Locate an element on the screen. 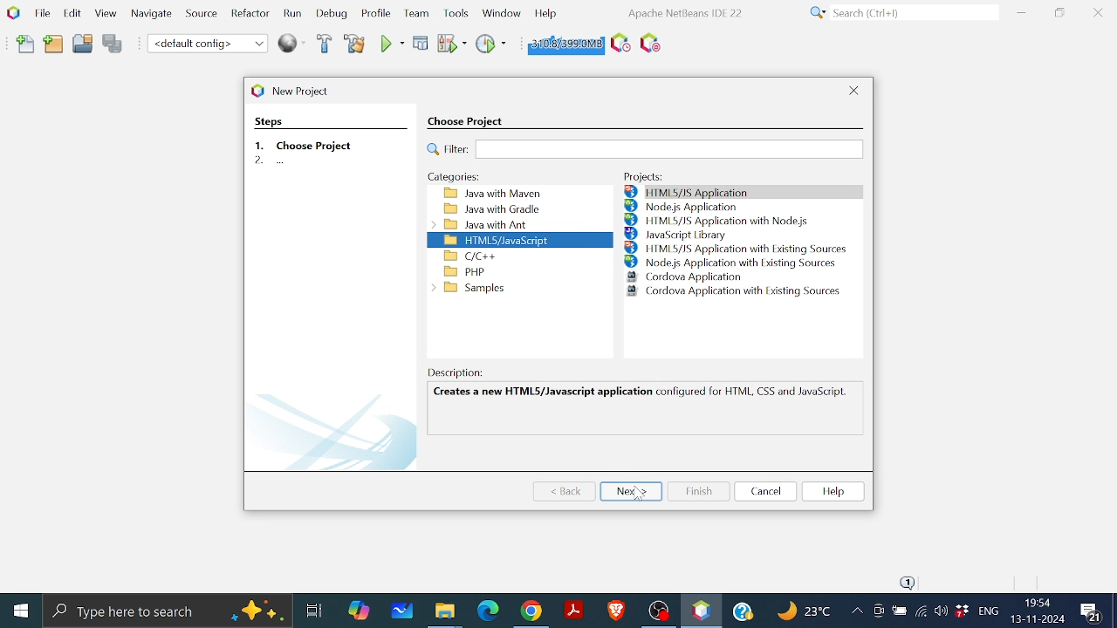 This screenshot has width=1117, height=628. Profile project is located at coordinates (490, 43).